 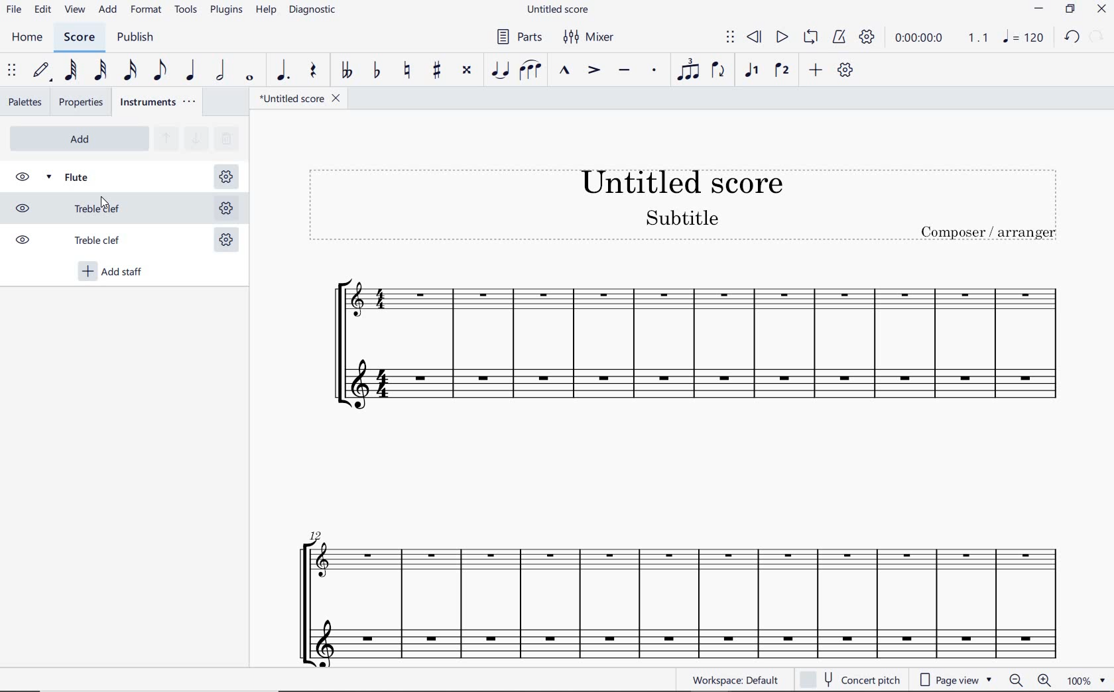 What do you see at coordinates (25, 103) in the screenshot?
I see `palettes` at bounding box center [25, 103].